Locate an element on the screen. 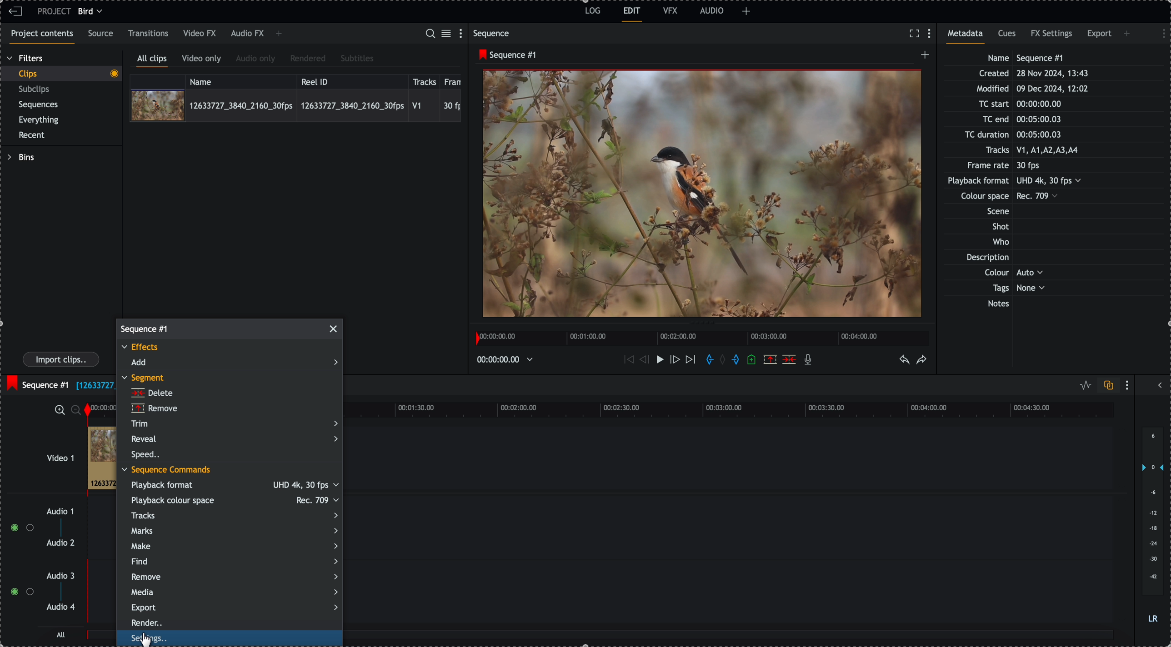  redo is located at coordinates (922, 360).